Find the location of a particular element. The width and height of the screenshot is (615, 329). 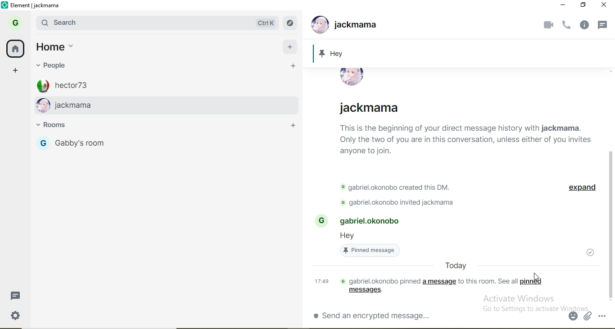

 is located at coordinates (462, 139).